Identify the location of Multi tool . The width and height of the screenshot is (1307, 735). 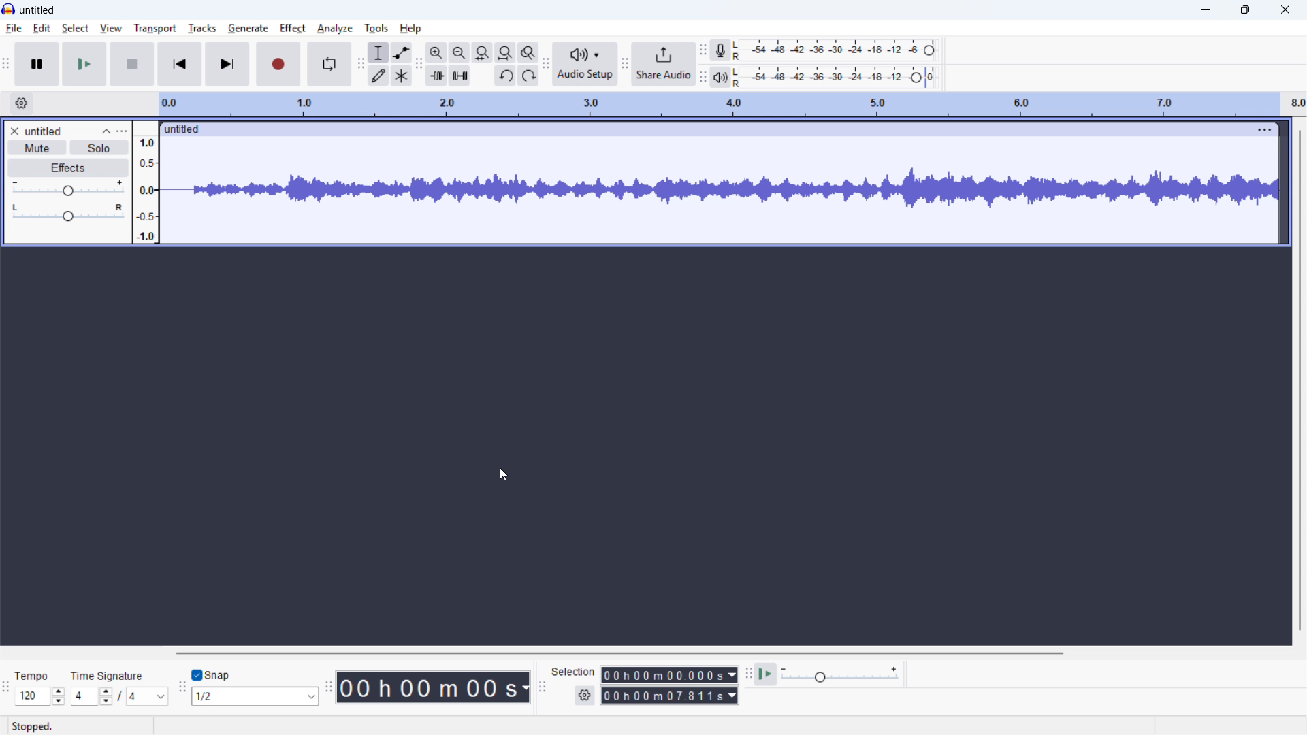
(402, 76).